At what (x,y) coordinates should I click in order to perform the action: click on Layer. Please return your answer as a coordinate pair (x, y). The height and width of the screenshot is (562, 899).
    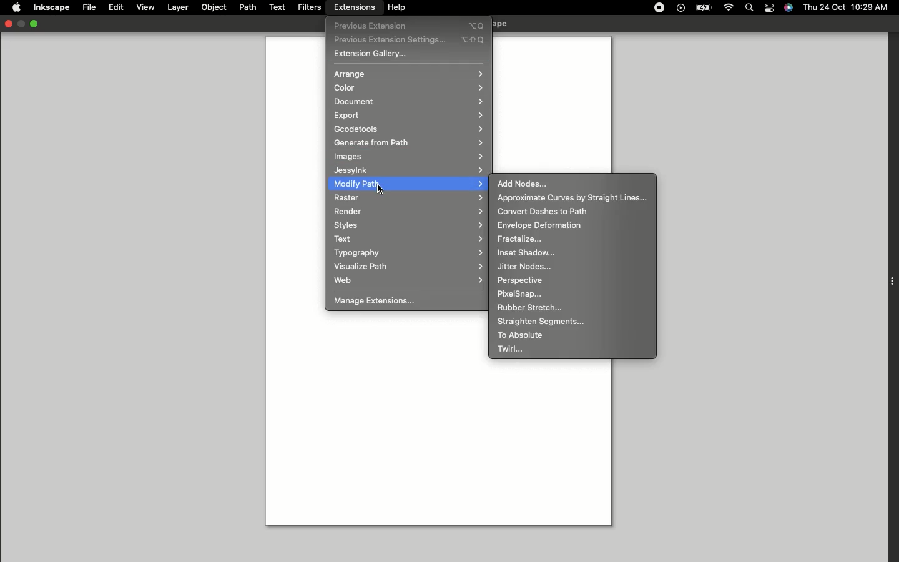
    Looking at the image, I should click on (179, 8).